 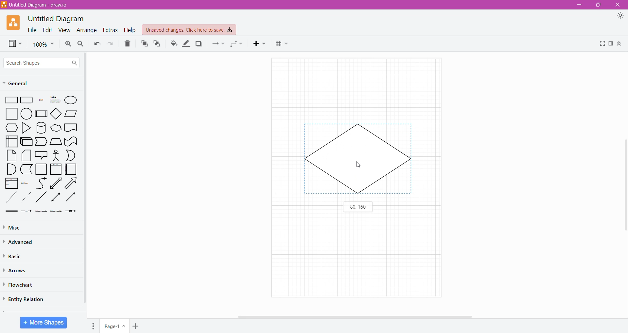 I want to click on Data Storage, so click(x=27, y=169).